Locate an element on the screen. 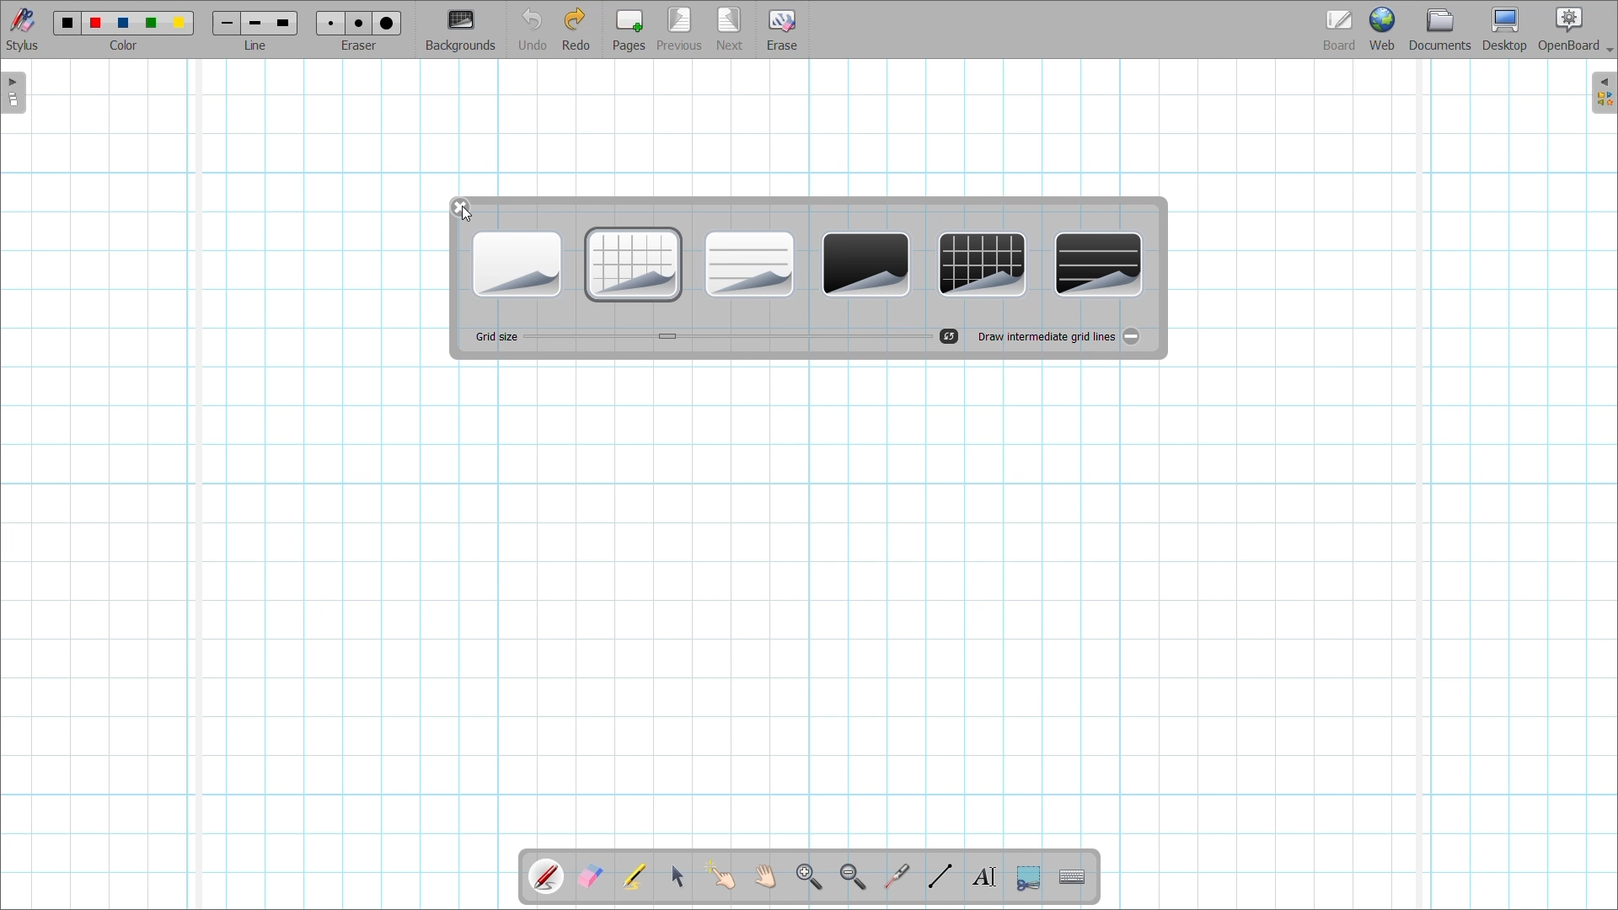  Add page is located at coordinates (629, 29).